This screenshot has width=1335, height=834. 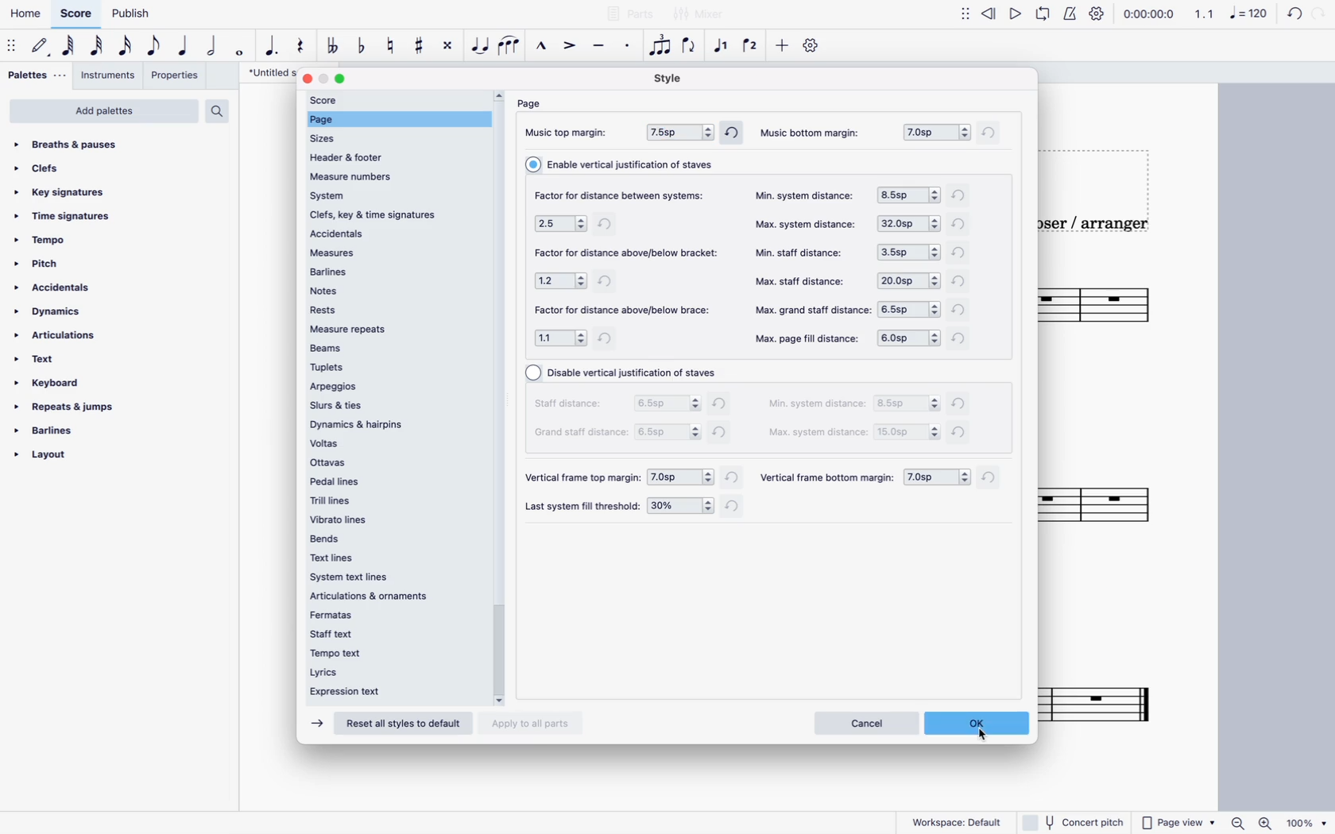 What do you see at coordinates (512, 49) in the screenshot?
I see `slur` at bounding box center [512, 49].